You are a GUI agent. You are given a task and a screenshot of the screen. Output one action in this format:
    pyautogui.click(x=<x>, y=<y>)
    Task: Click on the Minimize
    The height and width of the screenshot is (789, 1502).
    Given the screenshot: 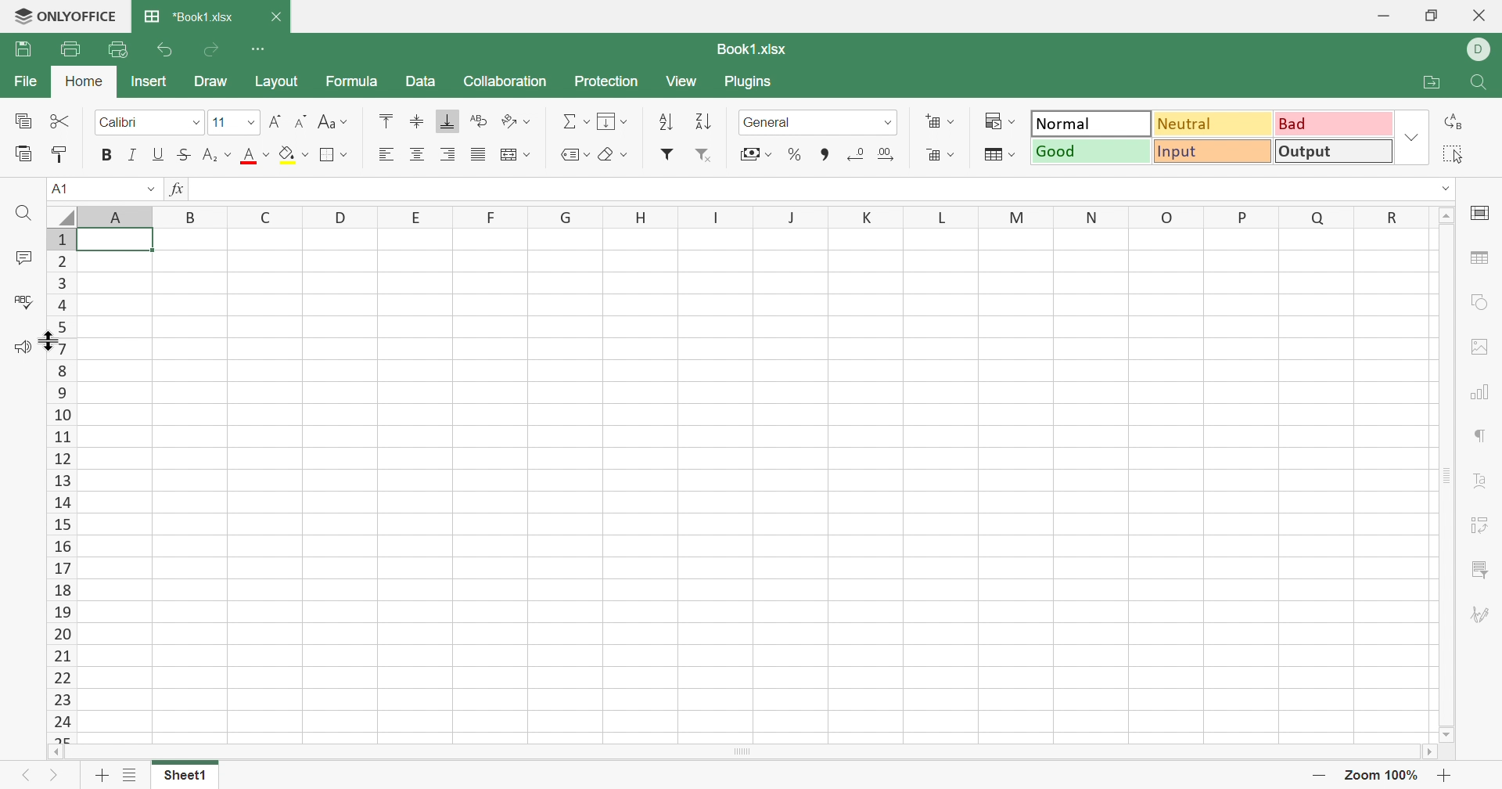 What is the action you would take?
    pyautogui.click(x=1384, y=14)
    